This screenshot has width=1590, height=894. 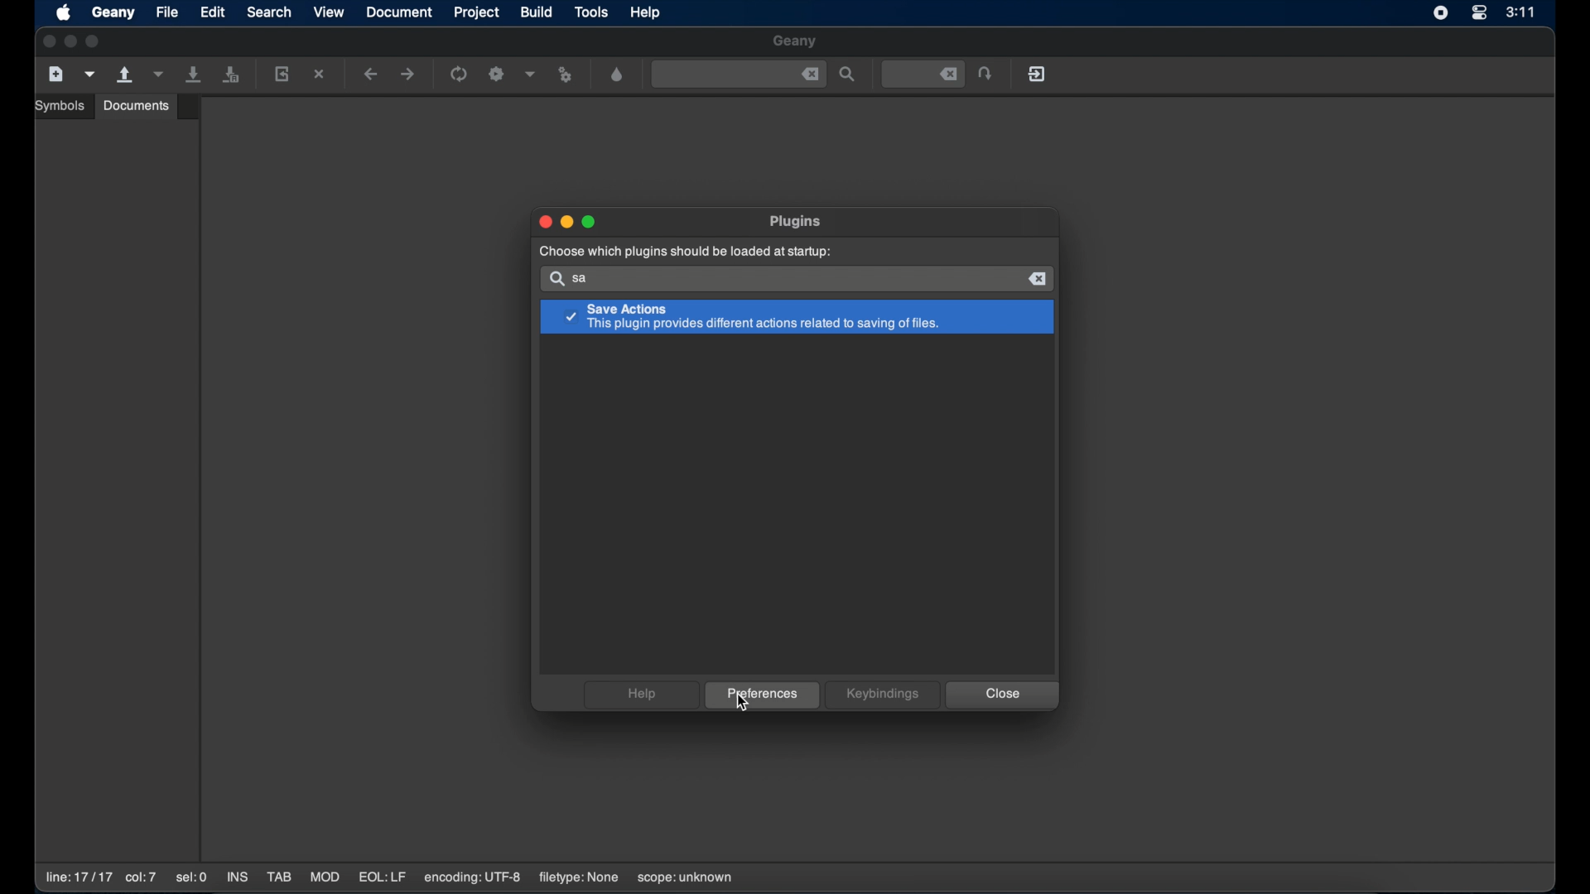 I want to click on preferences, so click(x=763, y=695).